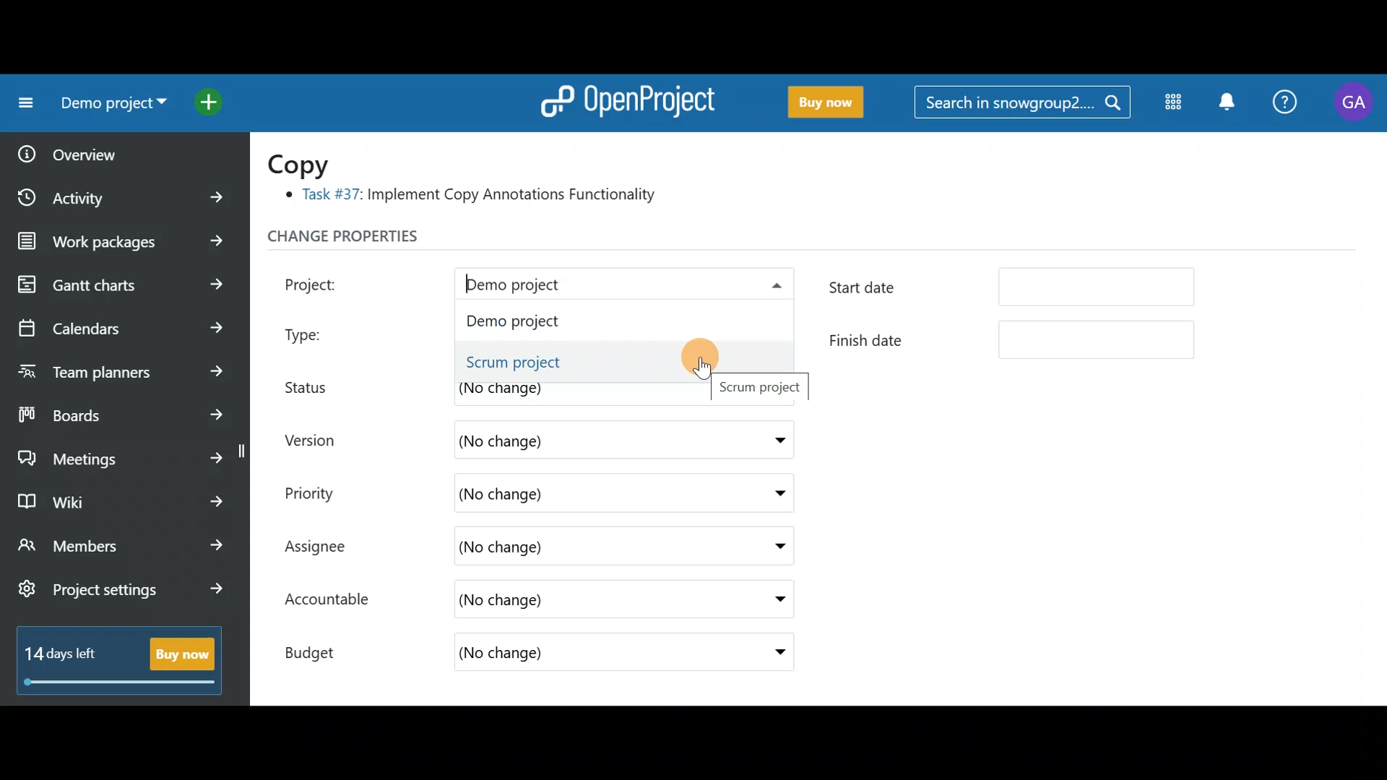  What do you see at coordinates (771, 652) in the screenshot?
I see `Budget drop down` at bounding box center [771, 652].